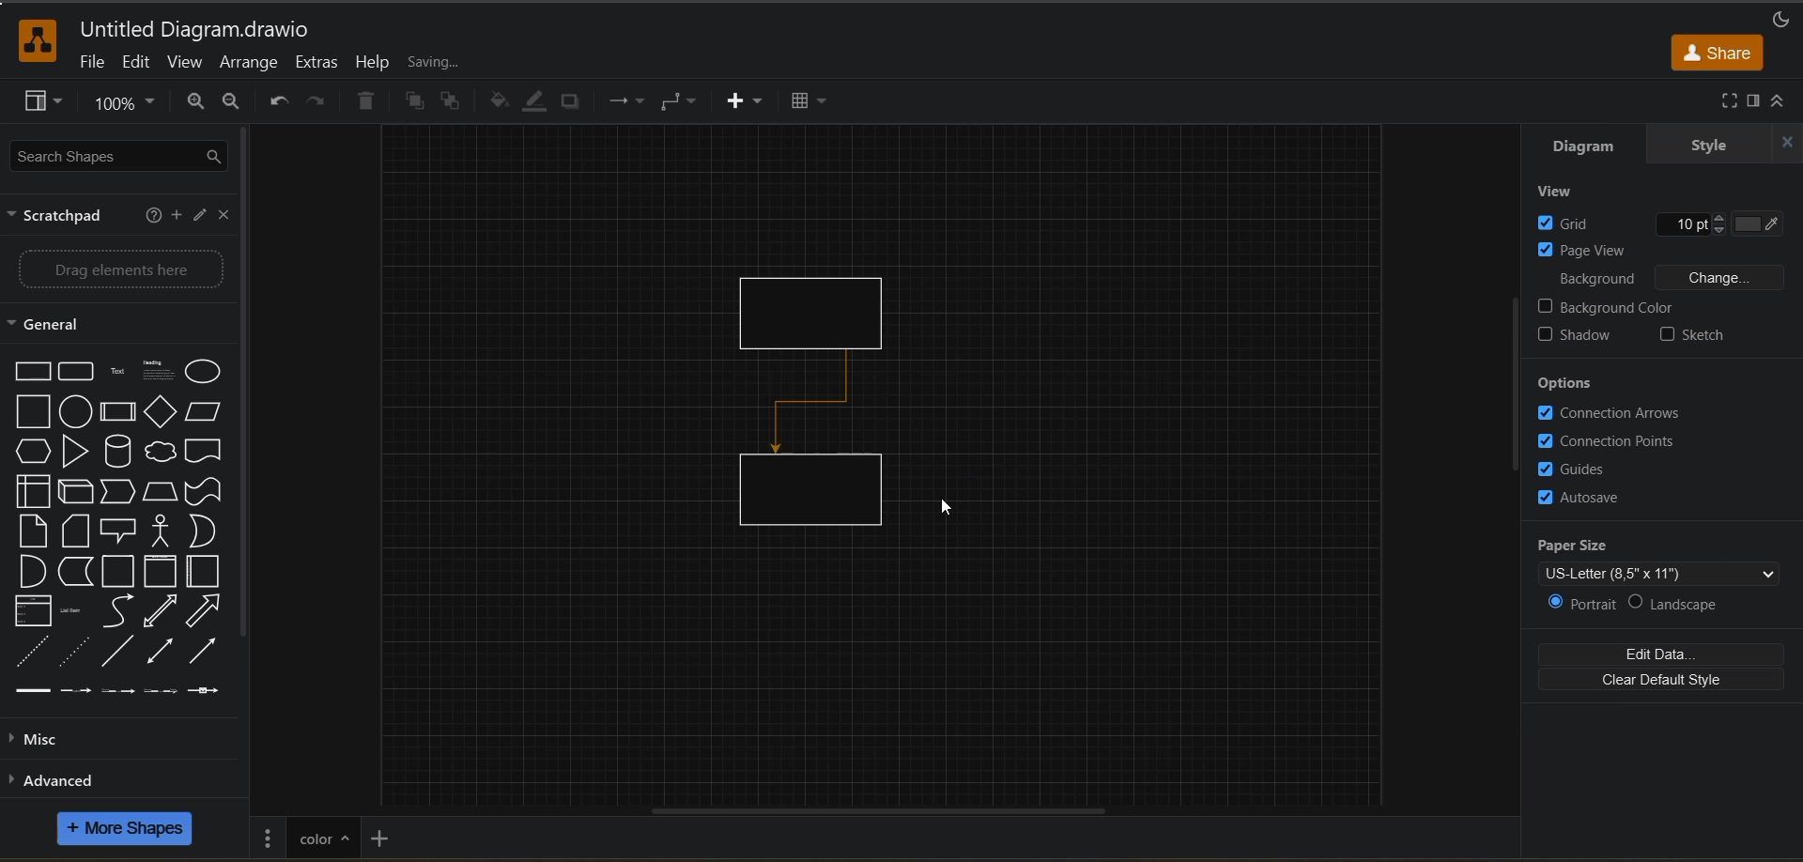 The height and width of the screenshot is (862, 1803). Describe the element at coordinates (208, 412) in the screenshot. I see `Parallelogram` at that location.